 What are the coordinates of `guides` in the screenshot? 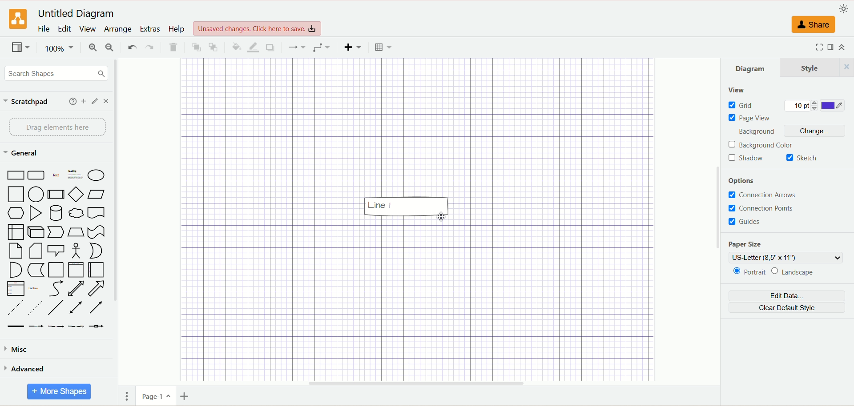 It's located at (745, 222).